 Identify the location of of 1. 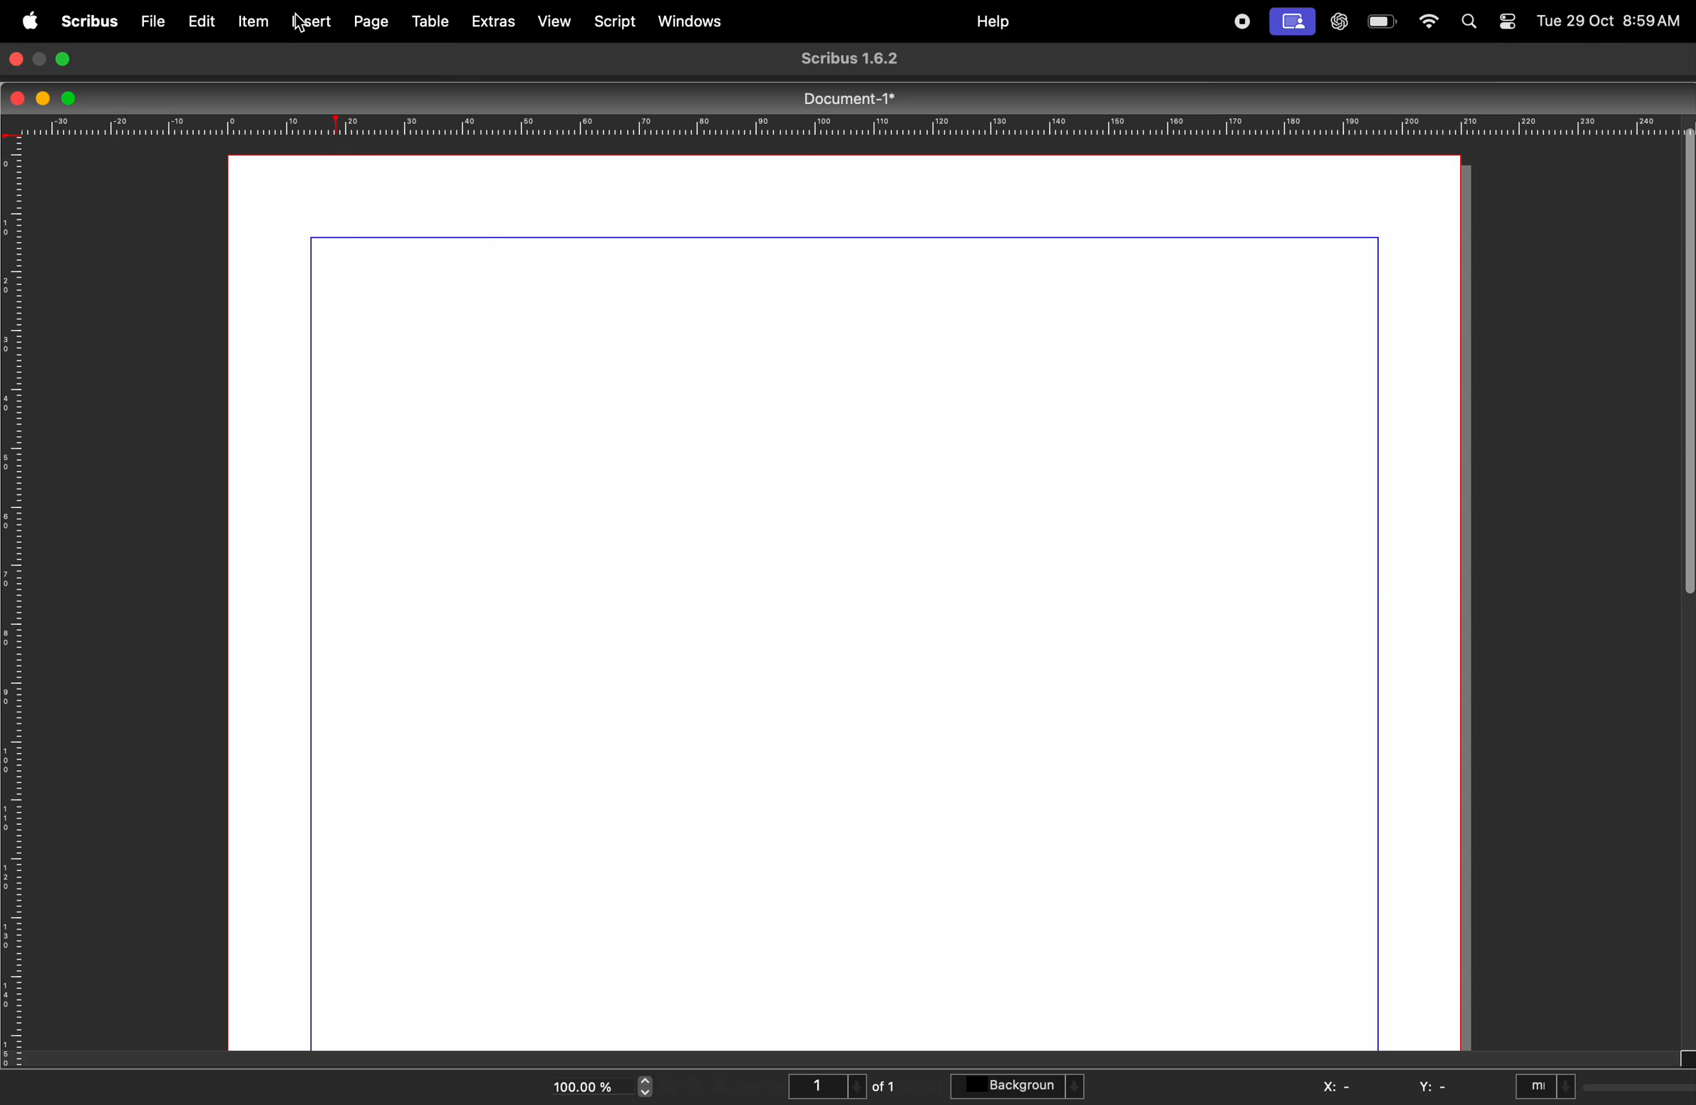
(886, 1085).